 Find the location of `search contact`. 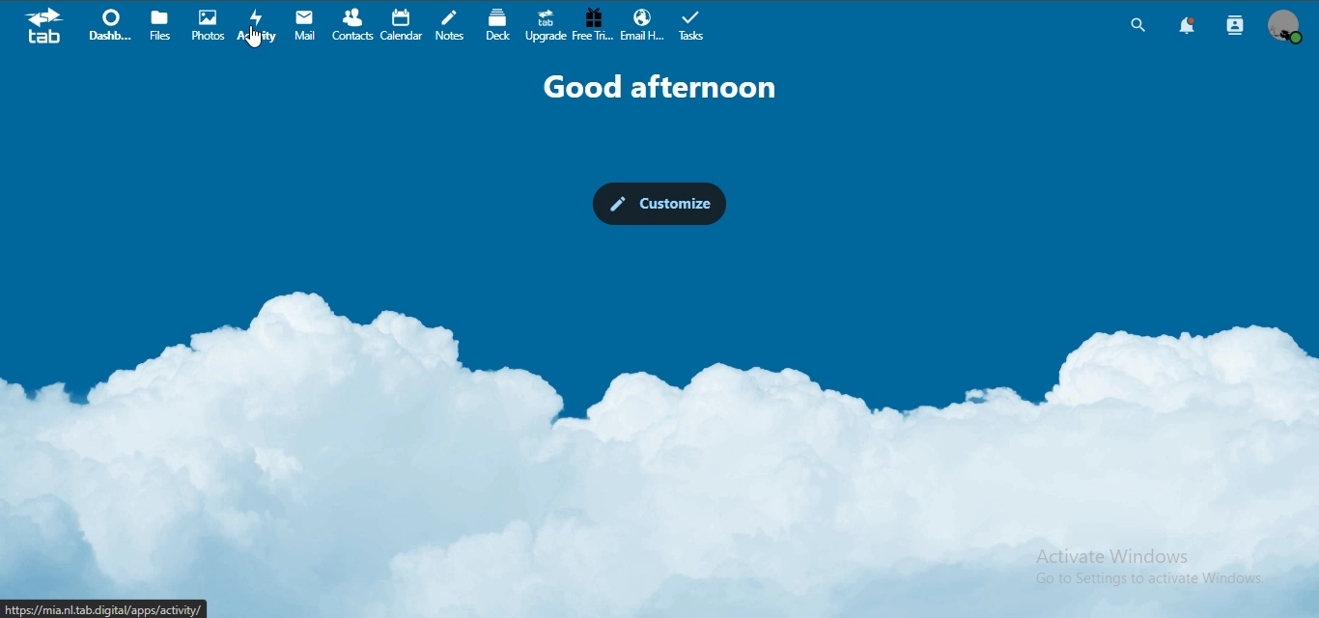

search contact is located at coordinates (1231, 26).